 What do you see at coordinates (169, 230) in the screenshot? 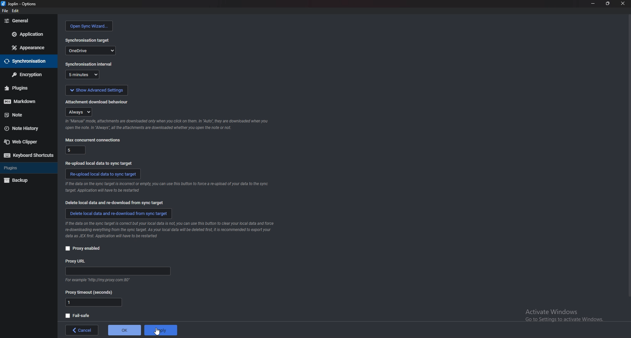
I see `info` at bounding box center [169, 230].